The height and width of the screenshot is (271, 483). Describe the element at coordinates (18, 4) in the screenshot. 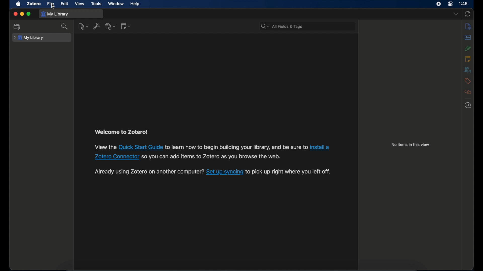

I see `apple logo` at that location.